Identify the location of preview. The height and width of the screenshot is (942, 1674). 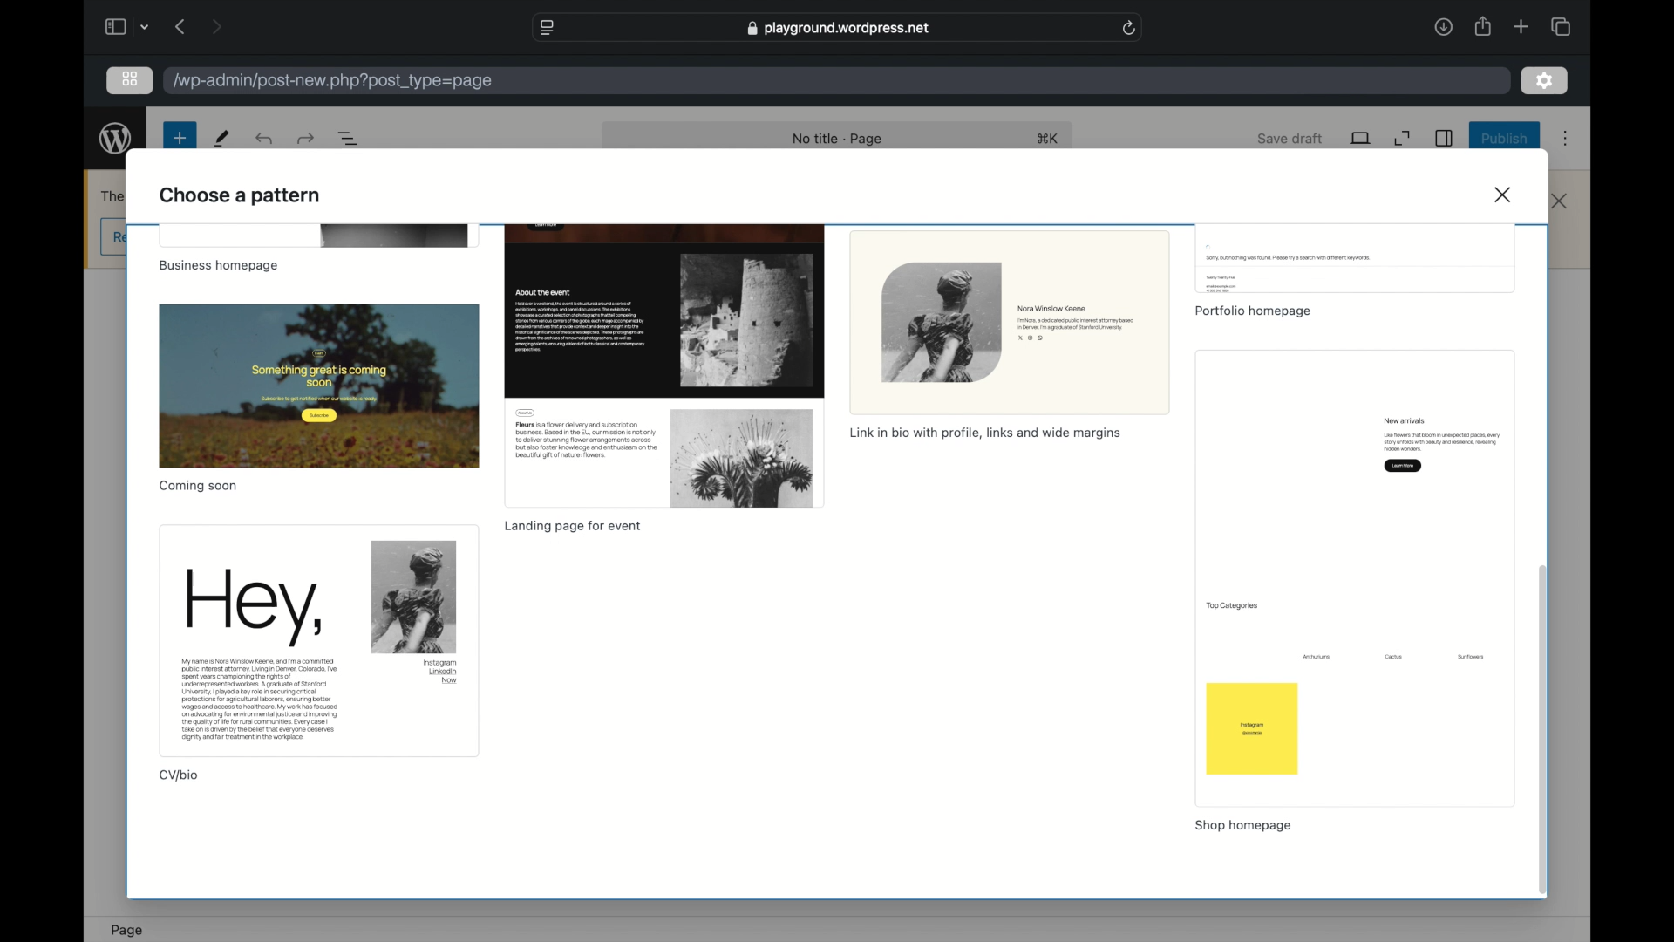
(320, 385).